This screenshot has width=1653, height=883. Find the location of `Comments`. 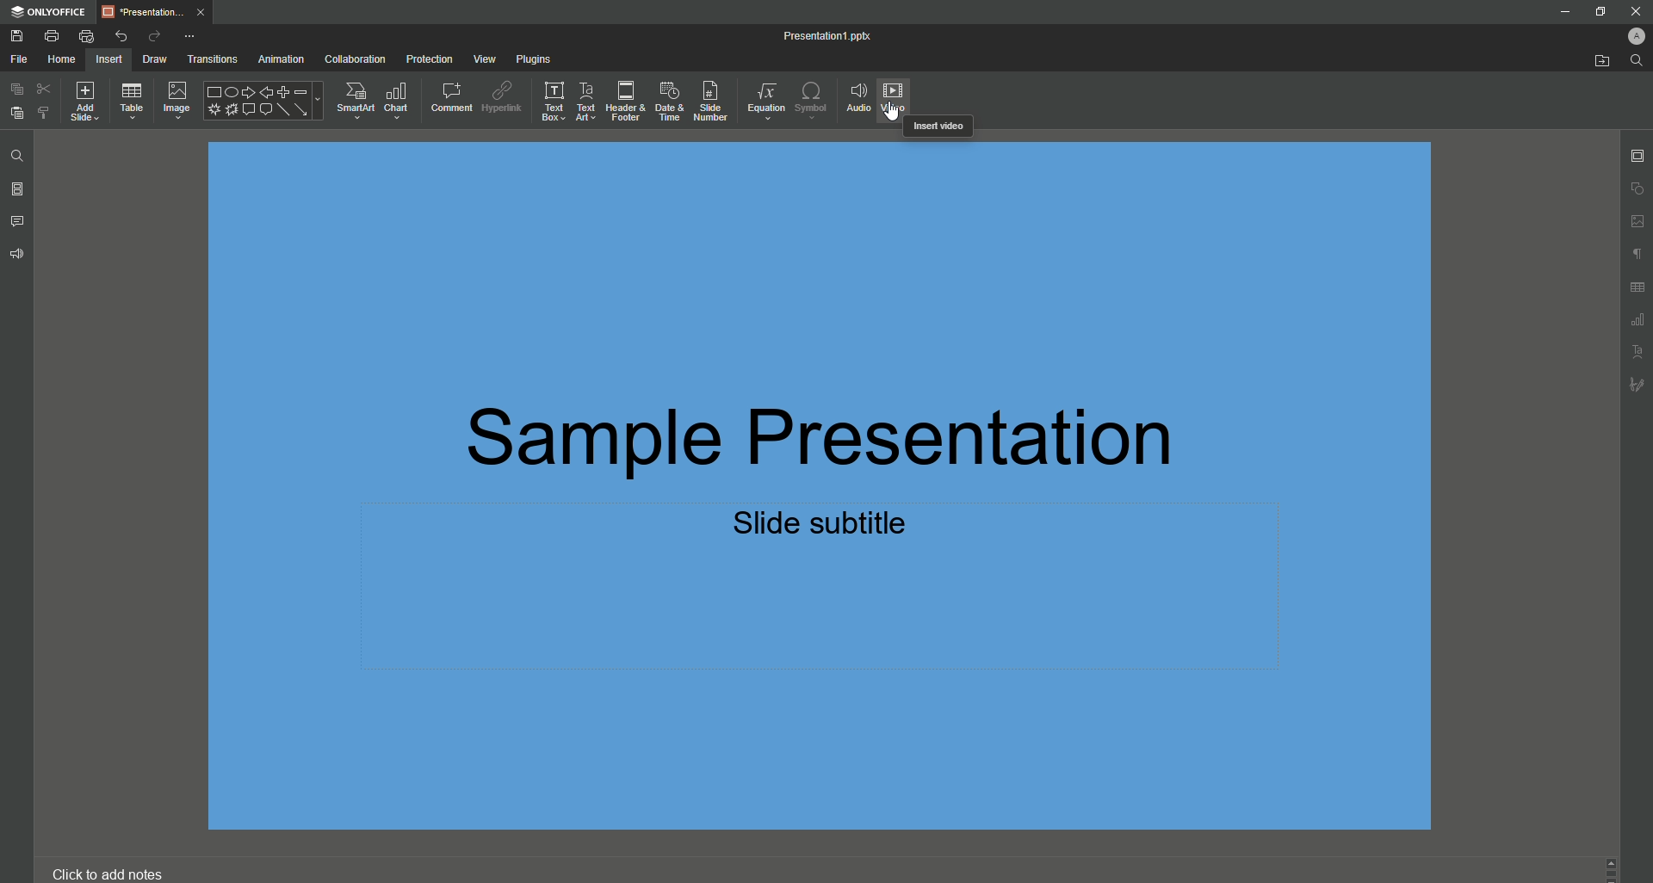

Comments is located at coordinates (18, 219).